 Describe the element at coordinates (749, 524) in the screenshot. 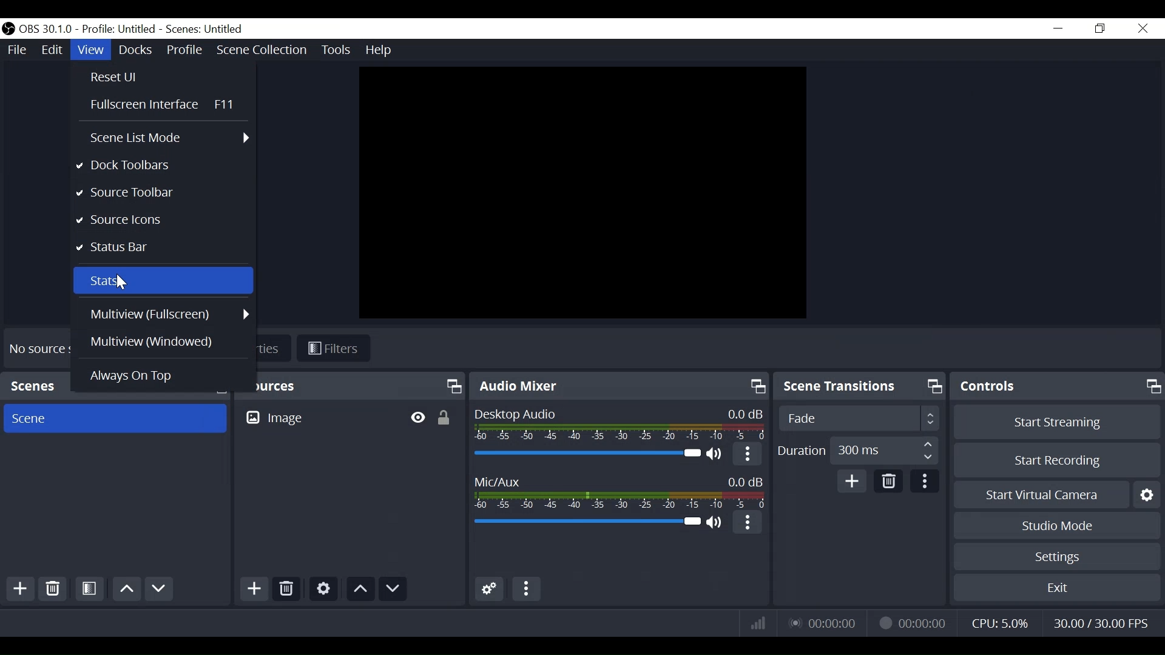

I see `more options` at that location.